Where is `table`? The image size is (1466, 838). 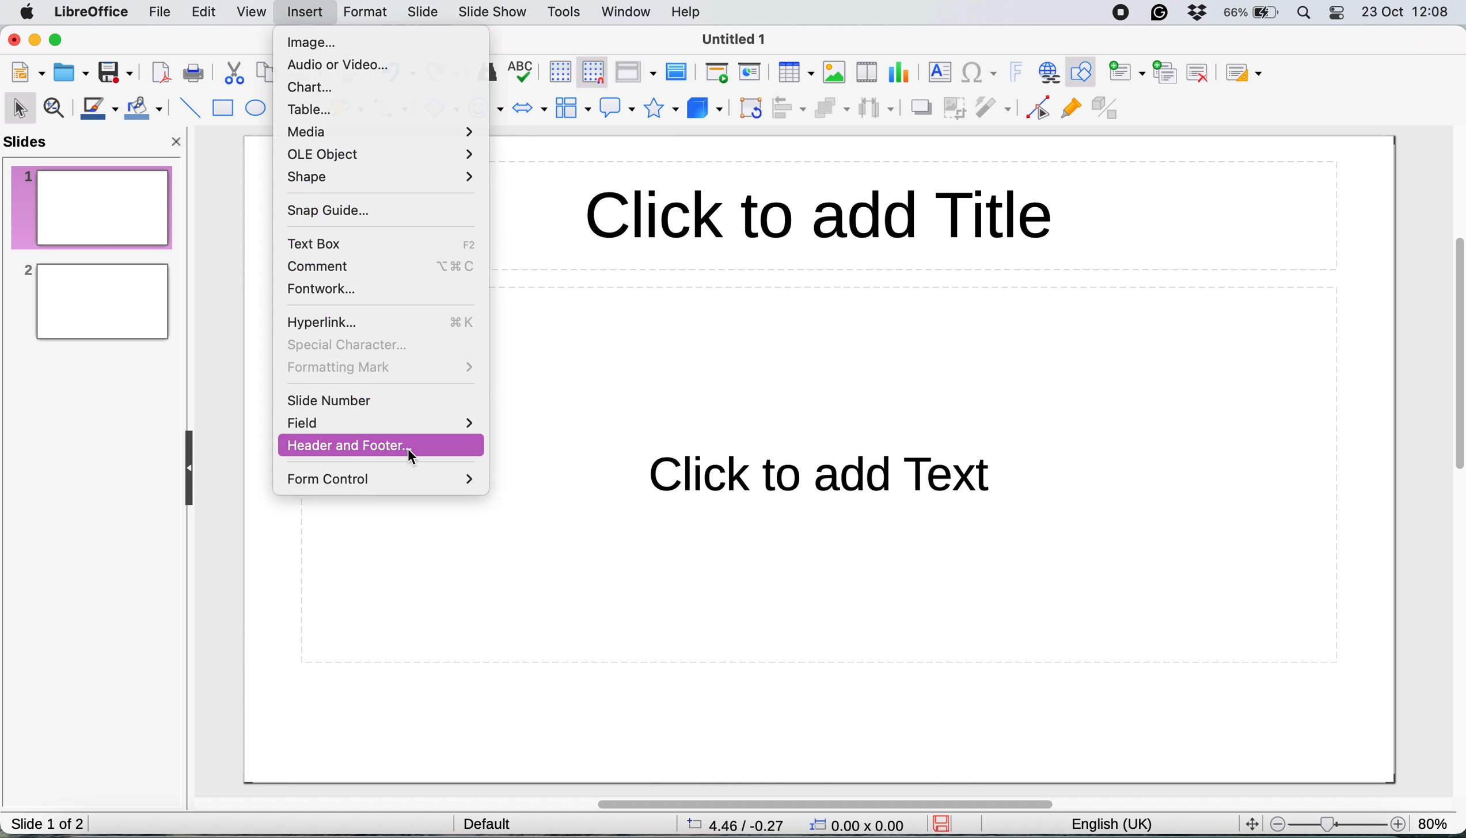 table is located at coordinates (314, 108).